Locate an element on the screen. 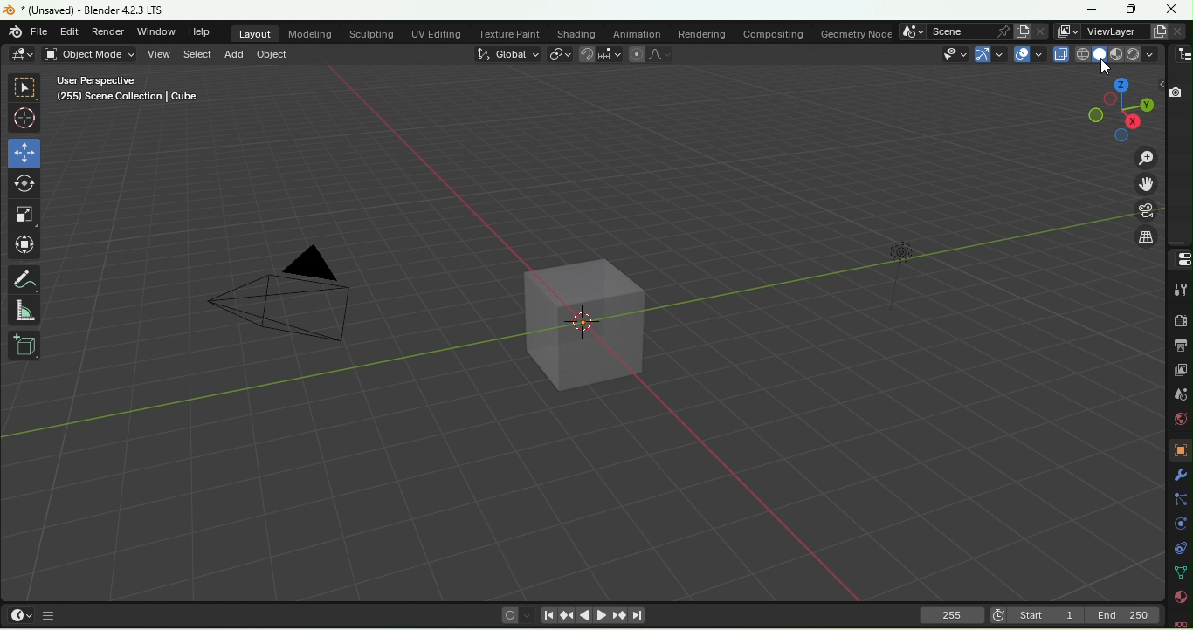  View is located at coordinates (159, 55).